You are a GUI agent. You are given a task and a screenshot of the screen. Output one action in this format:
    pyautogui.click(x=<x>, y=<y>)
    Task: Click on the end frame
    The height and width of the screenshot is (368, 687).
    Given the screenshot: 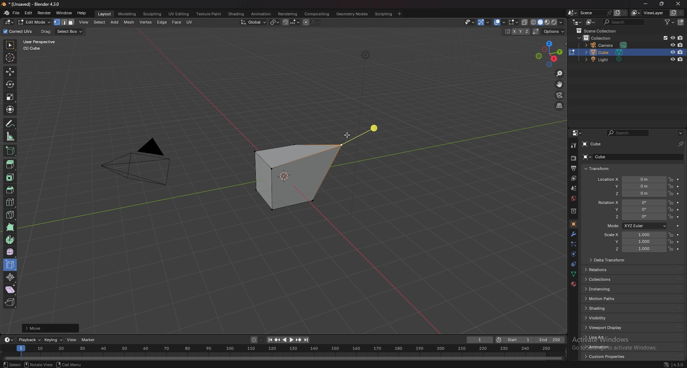 What is the action you would take?
    pyautogui.click(x=550, y=340)
    